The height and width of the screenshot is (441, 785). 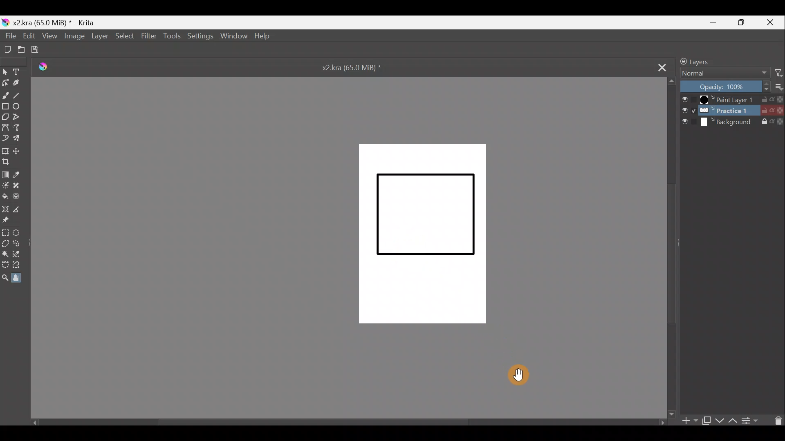 I want to click on Create a new document, so click(x=7, y=49).